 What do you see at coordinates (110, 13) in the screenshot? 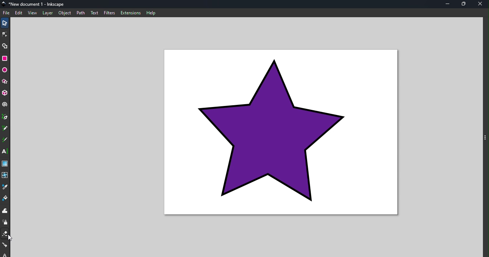
I see `filters` at bounding box center [110, 13].